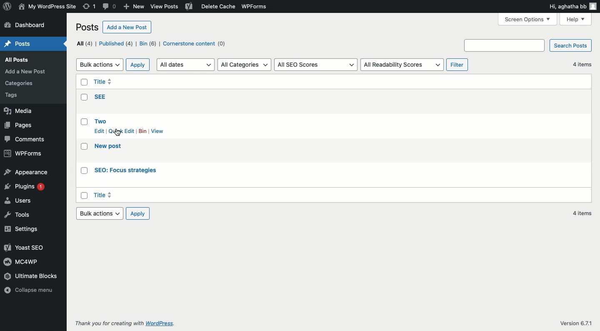 The width and height of the screenshot is (600, 331). What do you see at coordinates (528, 19) in the screenshot?
I see `Screen options` at bounding box center [528, 19].